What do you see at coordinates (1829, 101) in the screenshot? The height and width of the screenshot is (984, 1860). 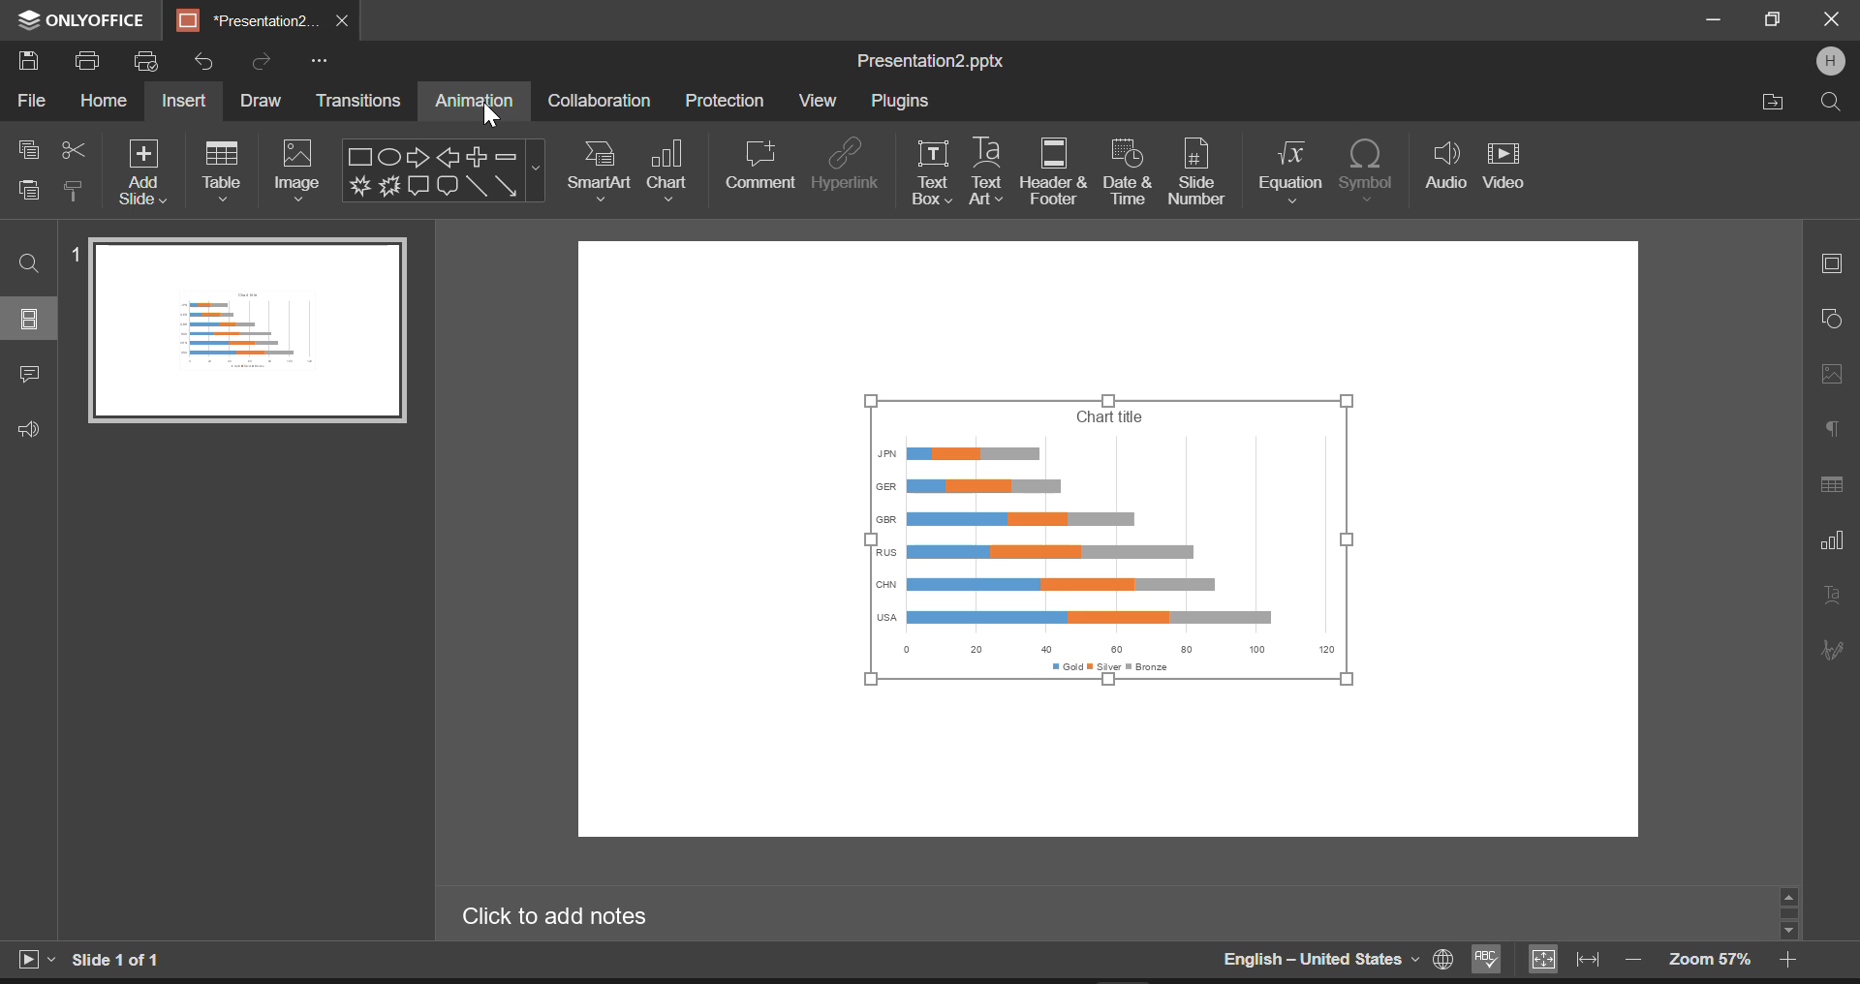 I see `Search` at bounding box center [1829, 101].